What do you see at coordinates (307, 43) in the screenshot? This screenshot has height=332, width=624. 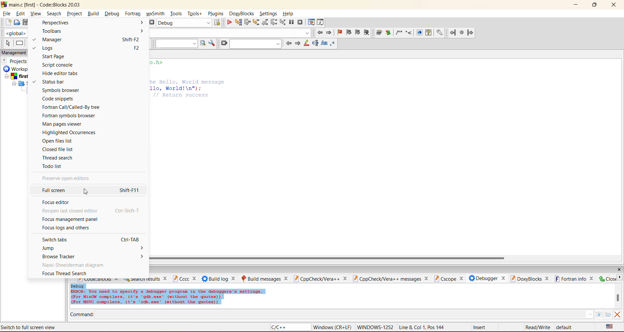 I see `highlight` at bounding box center [307, 43].